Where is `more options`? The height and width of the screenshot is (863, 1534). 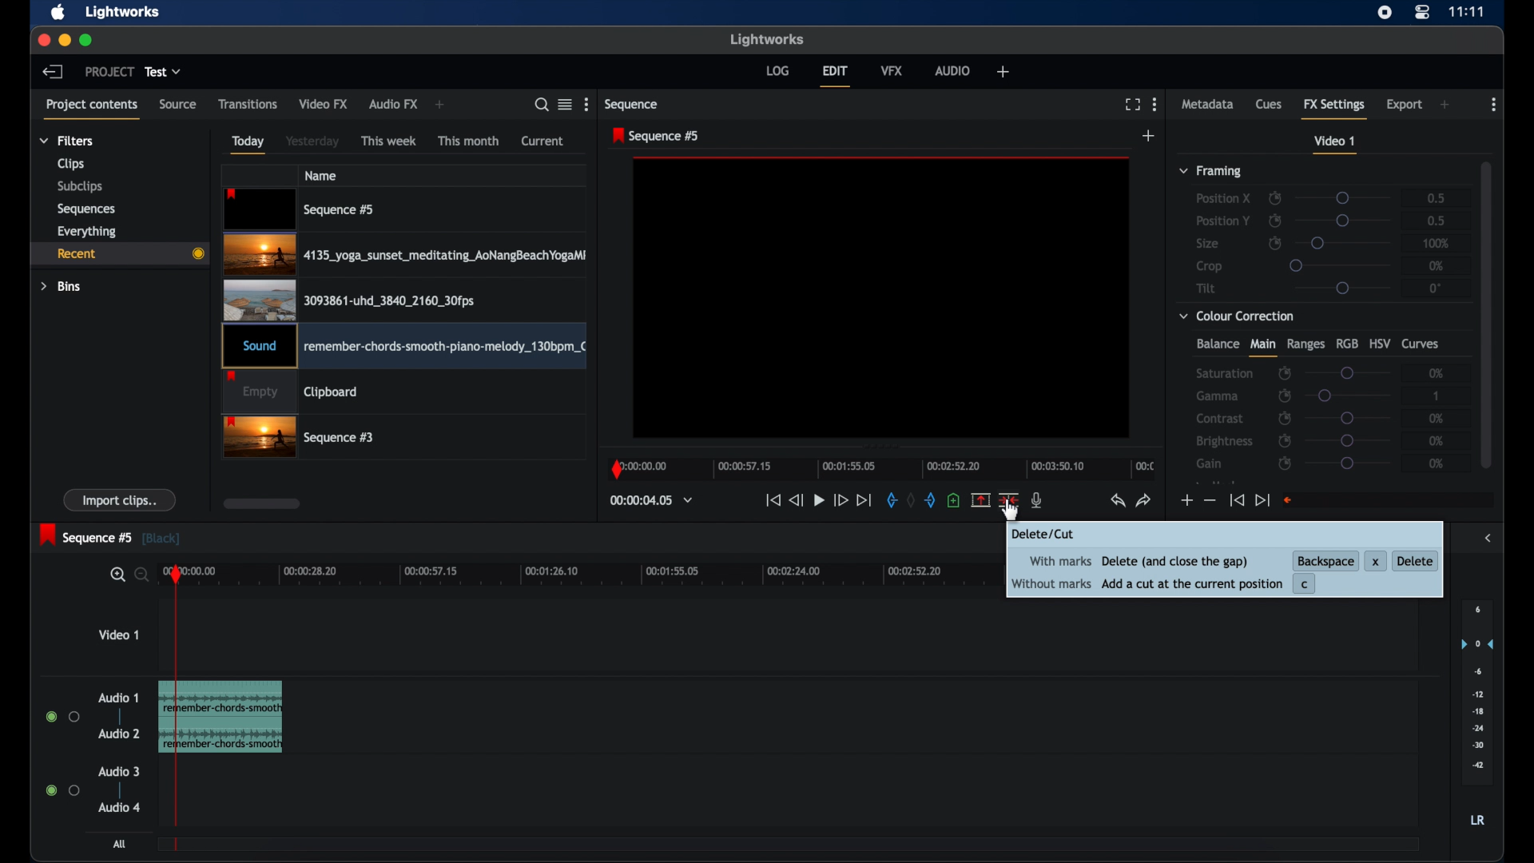 more options is located at coordinates (1155, 104).